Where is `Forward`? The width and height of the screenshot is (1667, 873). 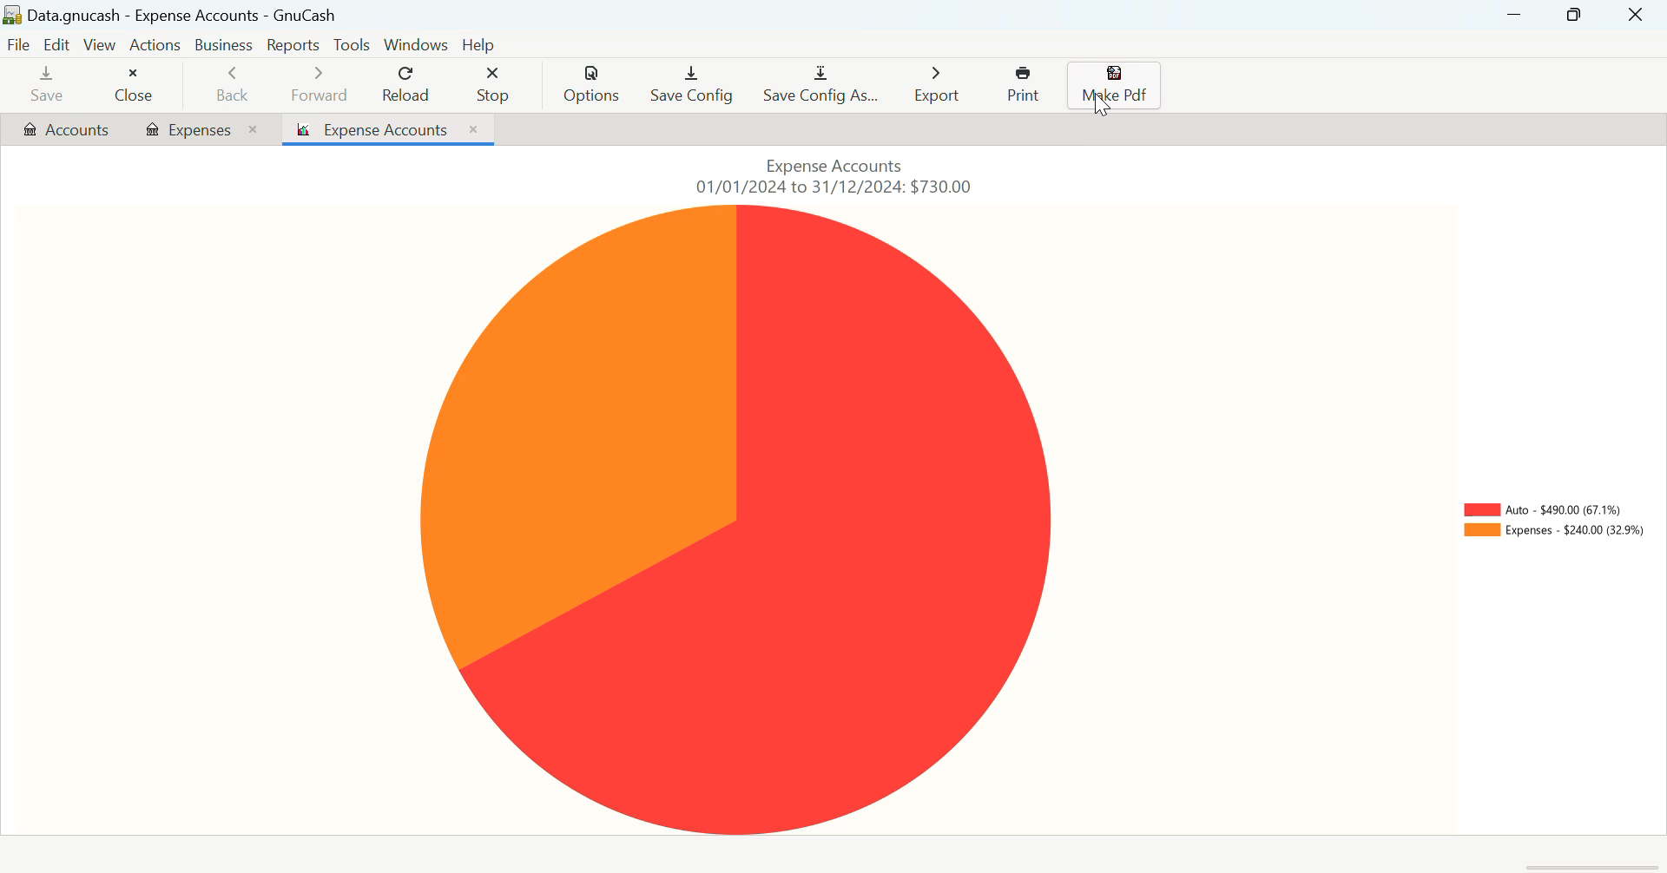 Forward is located at coordinates (321, 88).